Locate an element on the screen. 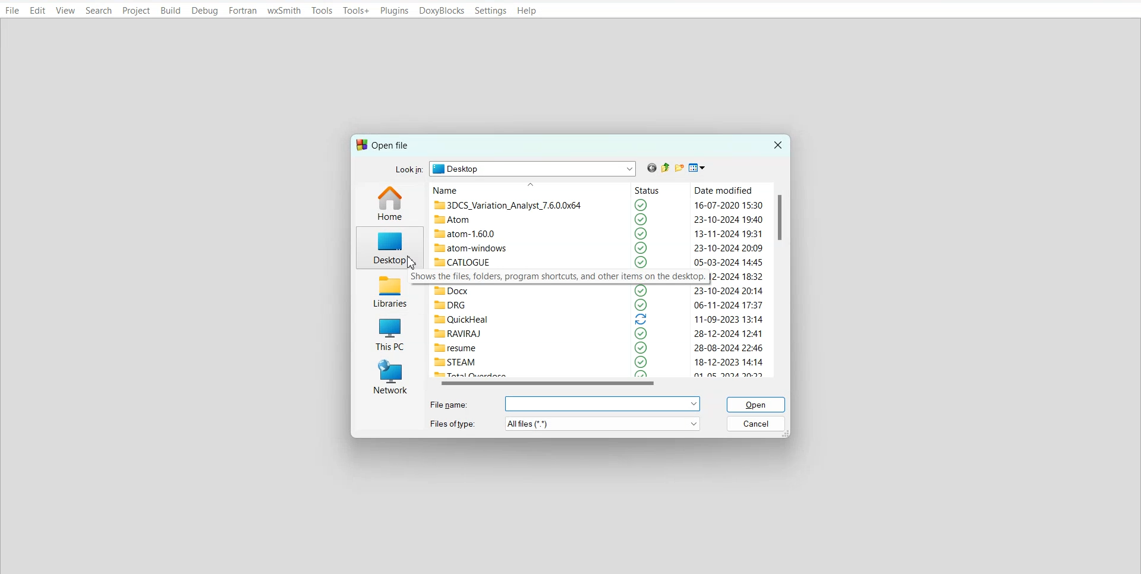 Image resolution: width=1141 pixels, height=574 pixels. Date modified  is located at coordinates (723, 191).